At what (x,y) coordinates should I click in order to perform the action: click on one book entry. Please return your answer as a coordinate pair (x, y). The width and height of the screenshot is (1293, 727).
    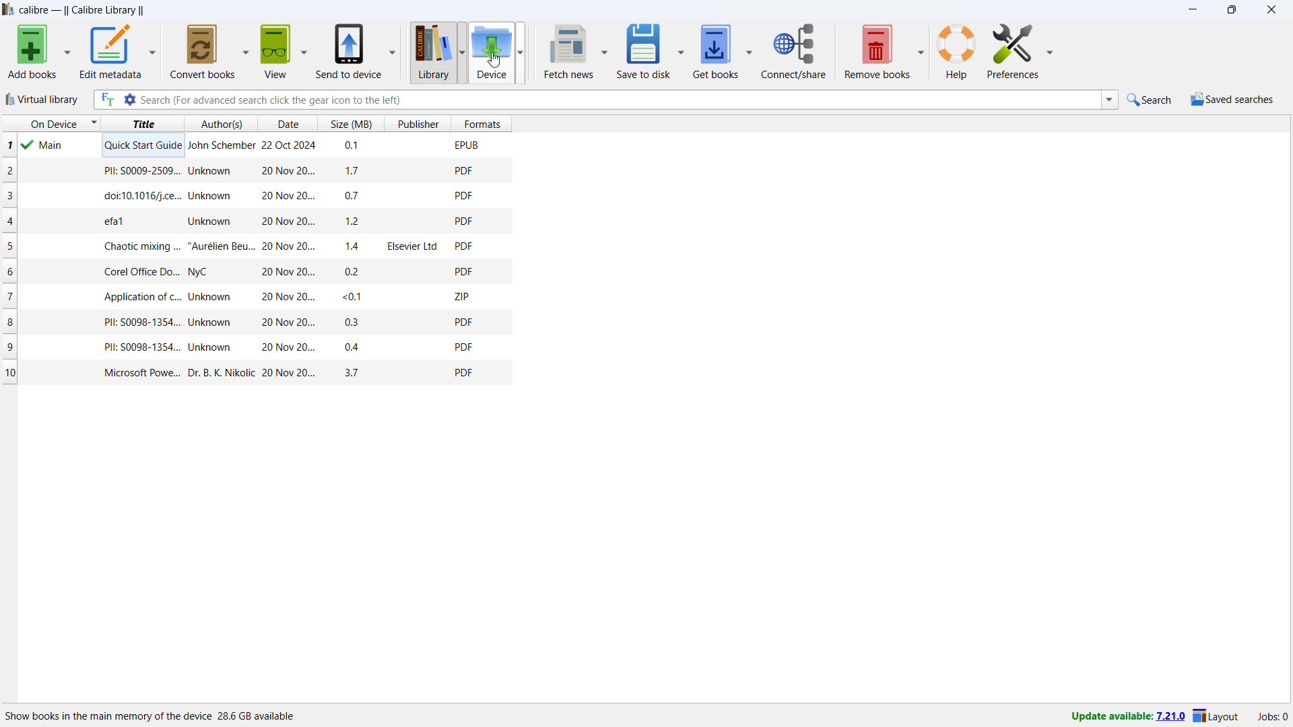
    Looking at the image, I should click on (257, 246).